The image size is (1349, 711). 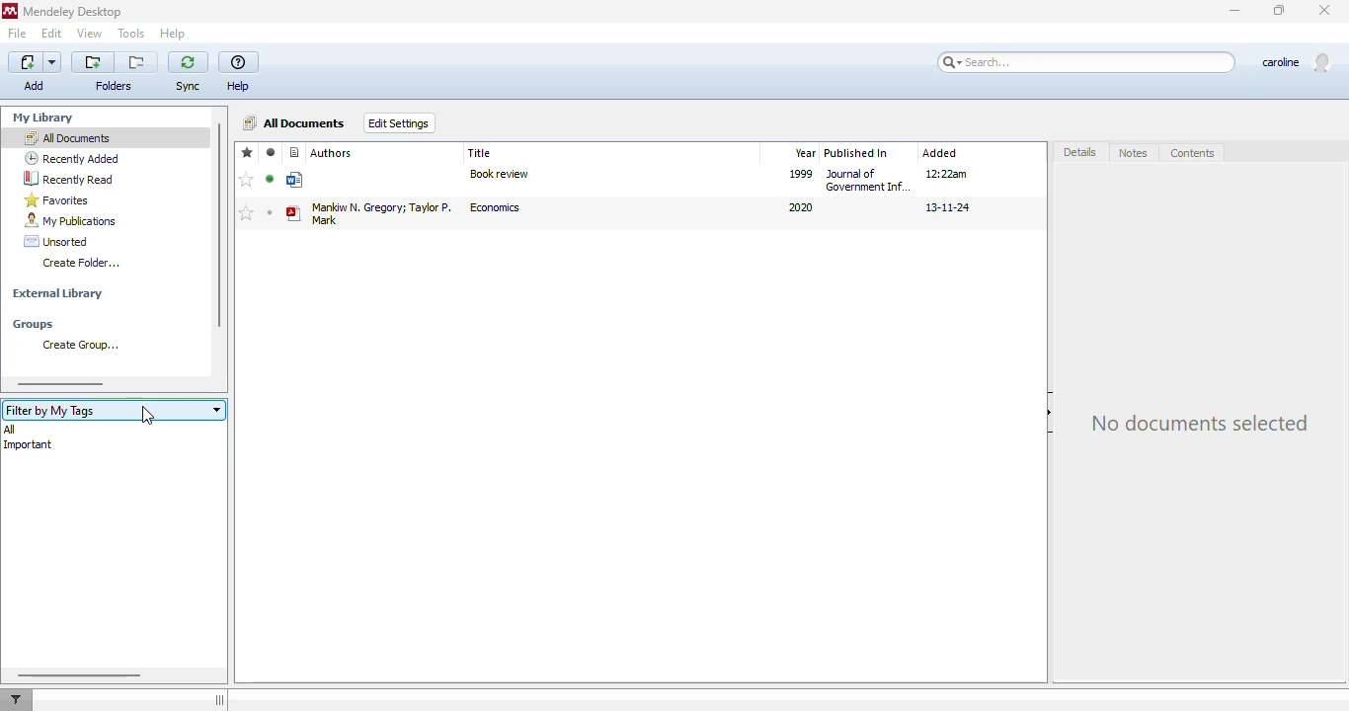 I want to click on create folder, so click(x=81, y=263).